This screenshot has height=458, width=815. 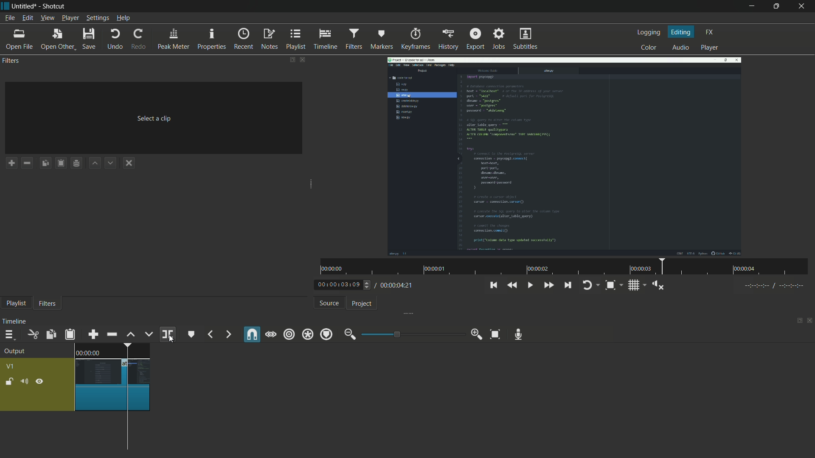 What do you see at coordinates (810, 321) in the screenshot?
I see `close timeline` at bounding box center [810, 321].